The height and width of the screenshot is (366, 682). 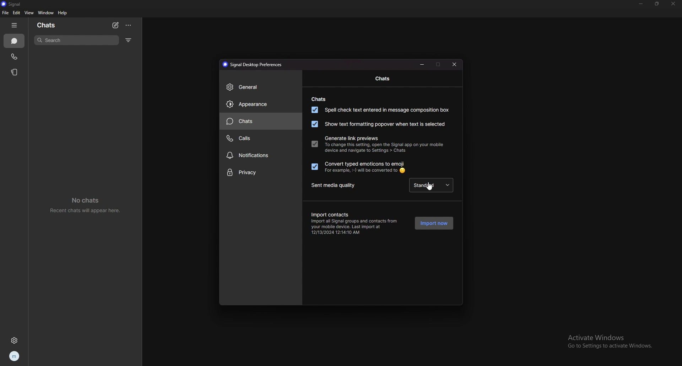 I want to click on privacy, so click(x=260, y=173).